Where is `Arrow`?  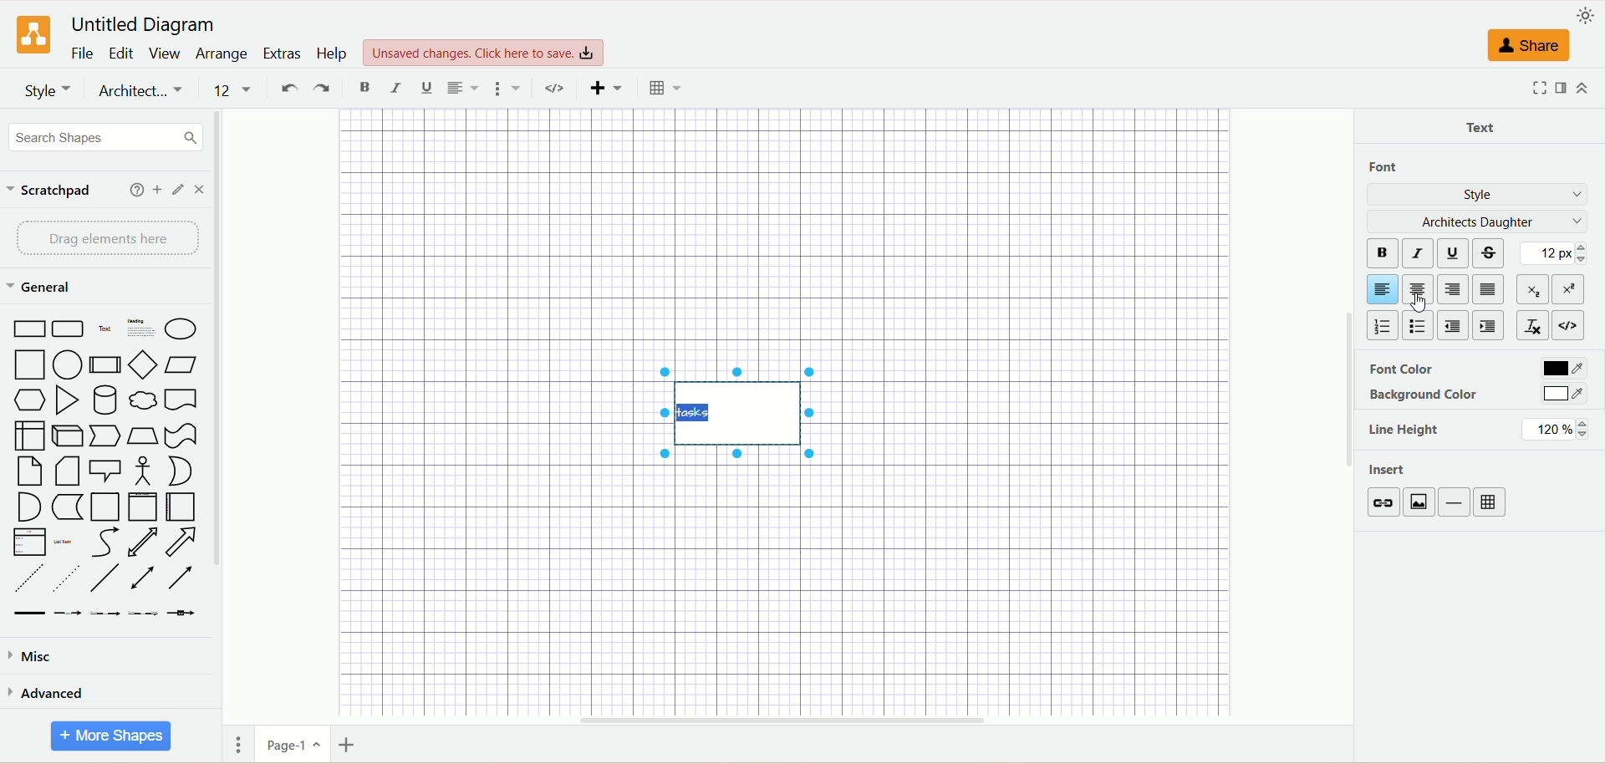 Arrow is located at coordinates (182, 542).